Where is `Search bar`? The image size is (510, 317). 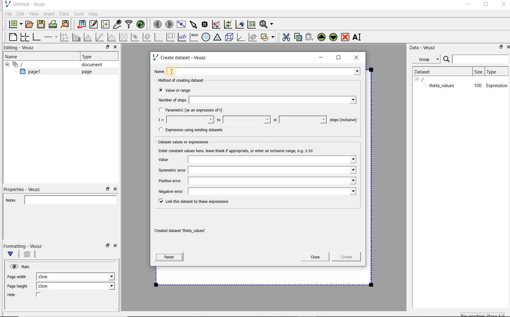 Search bar is located at coordinates (476, 59).